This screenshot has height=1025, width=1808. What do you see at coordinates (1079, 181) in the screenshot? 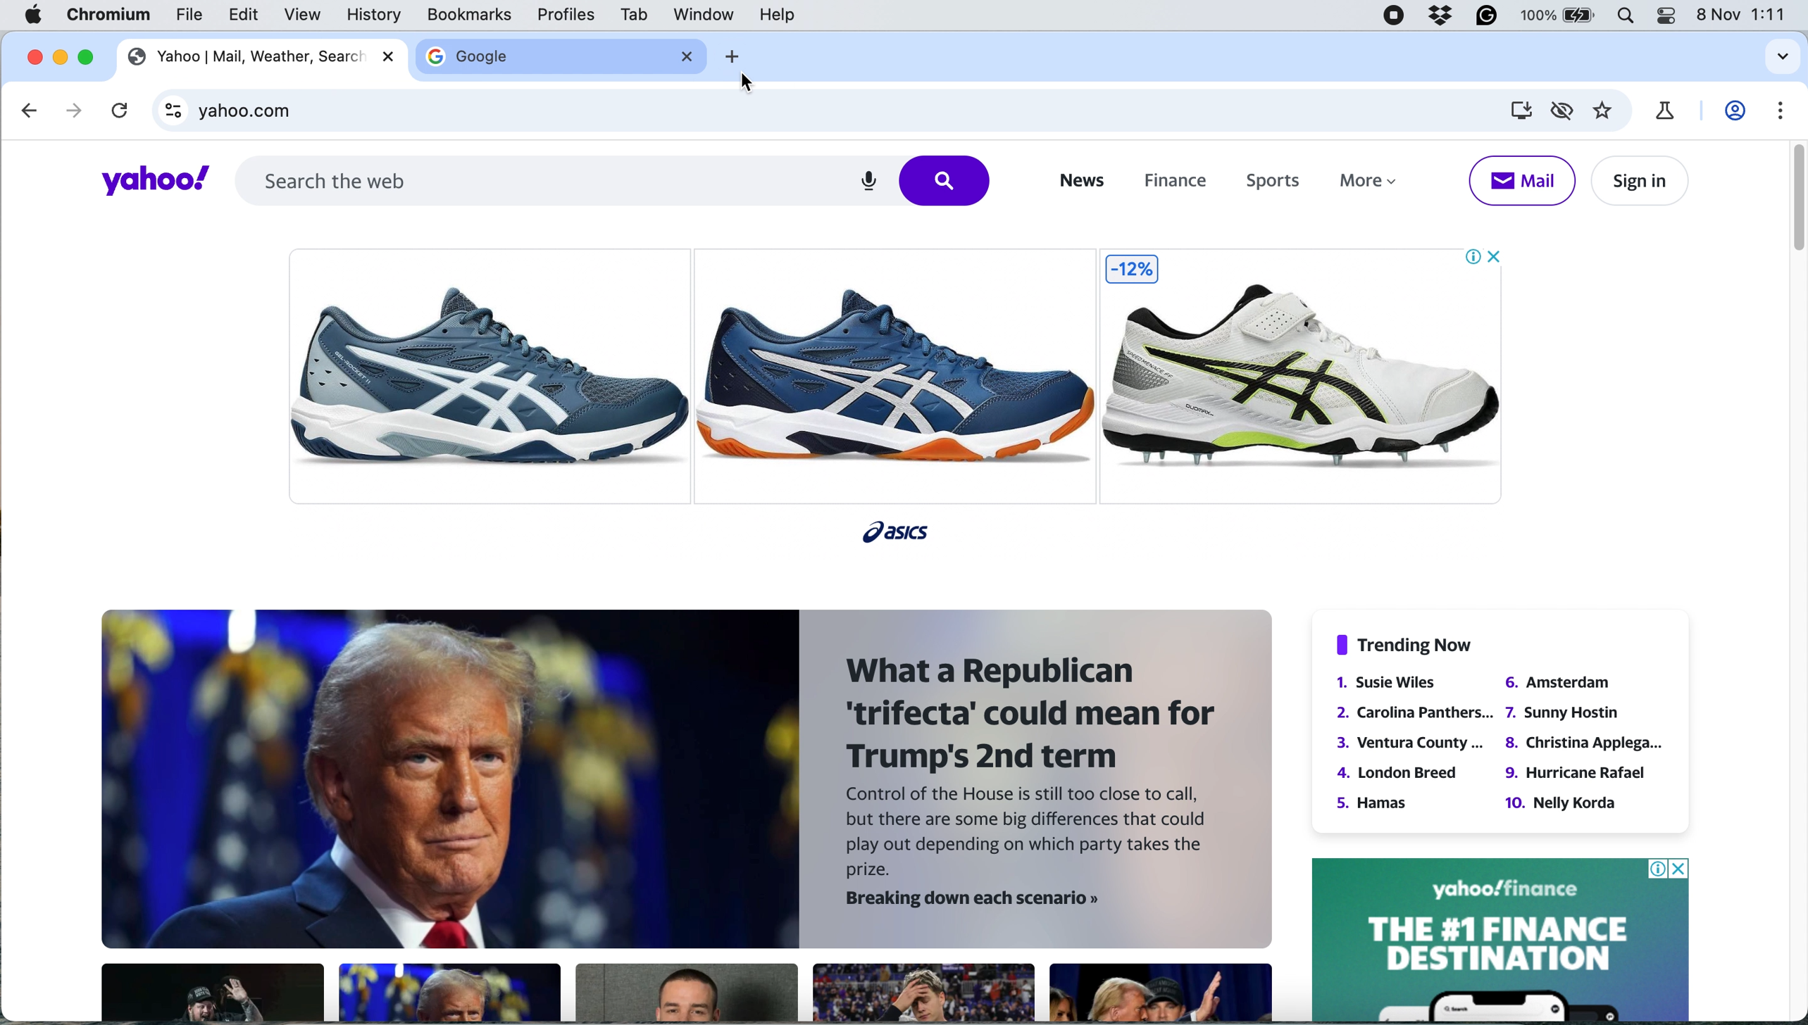
I see `news` at bounding box center [1079, 181].